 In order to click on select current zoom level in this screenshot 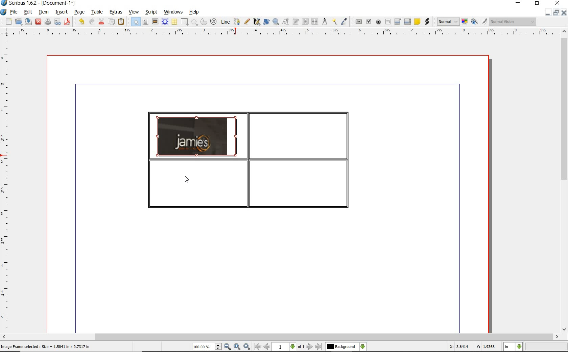, I will do `click(207, 347)`.